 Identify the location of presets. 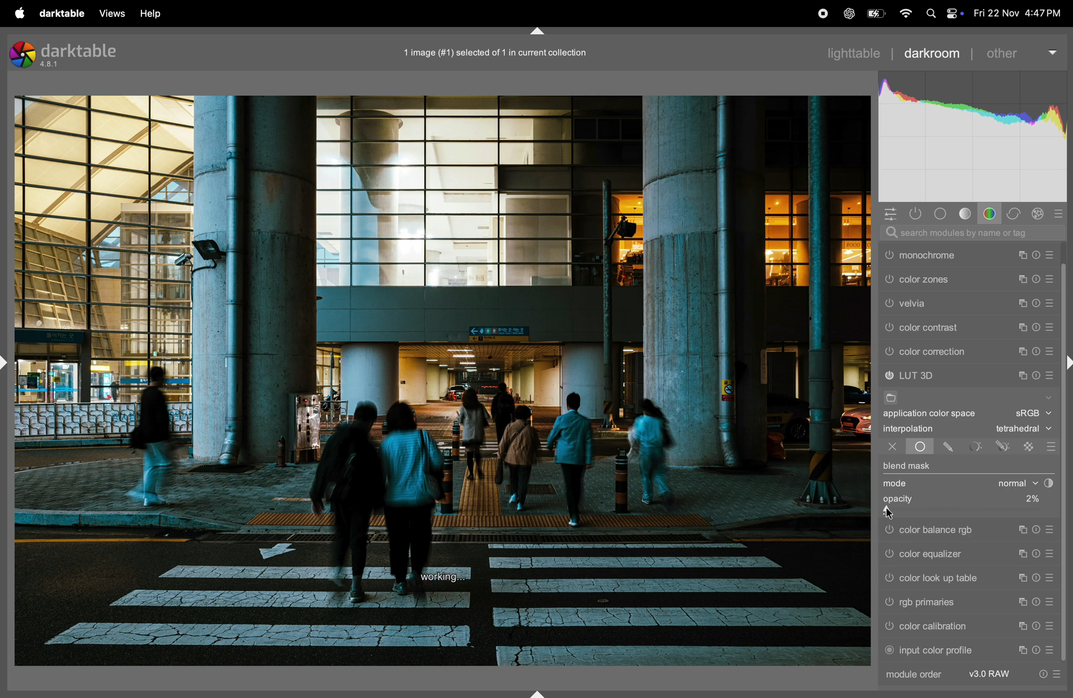
(1049, 578).